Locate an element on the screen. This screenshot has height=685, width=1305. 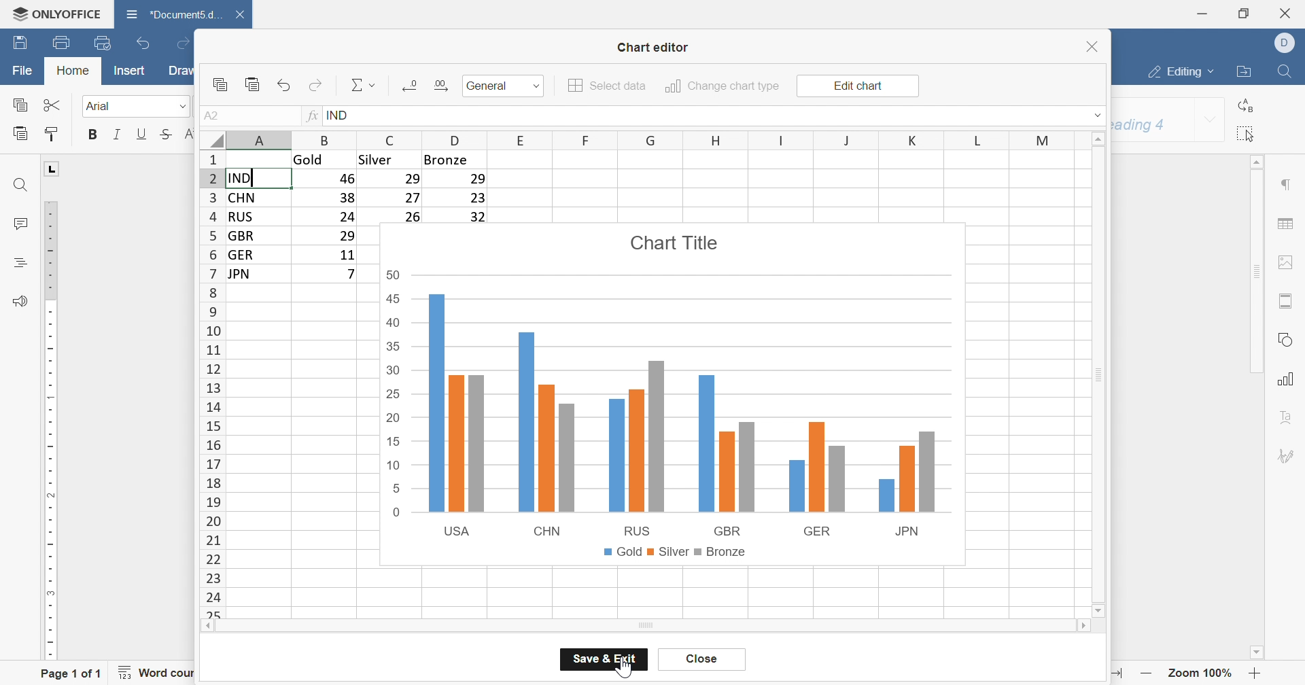
headings is located at coordinates (21, 263).